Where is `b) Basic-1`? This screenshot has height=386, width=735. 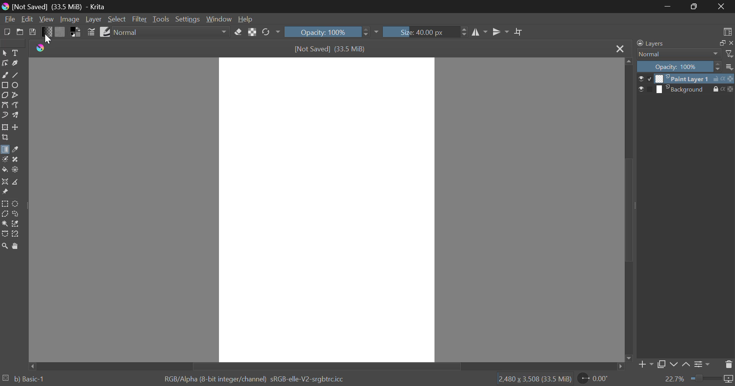 b) Basic-1 is located at coordinates (28, 379).